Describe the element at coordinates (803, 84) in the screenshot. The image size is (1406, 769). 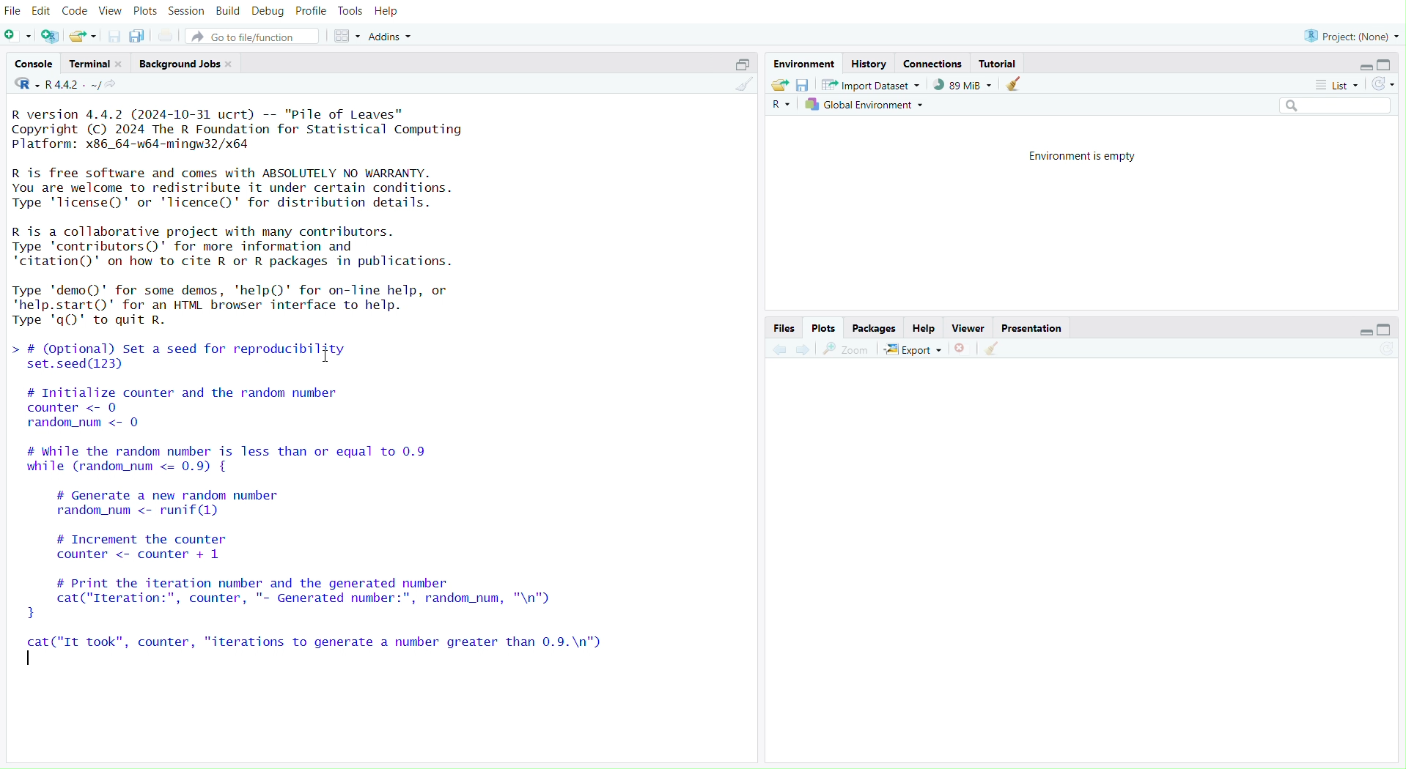
I see `Save workspace as` at that location.